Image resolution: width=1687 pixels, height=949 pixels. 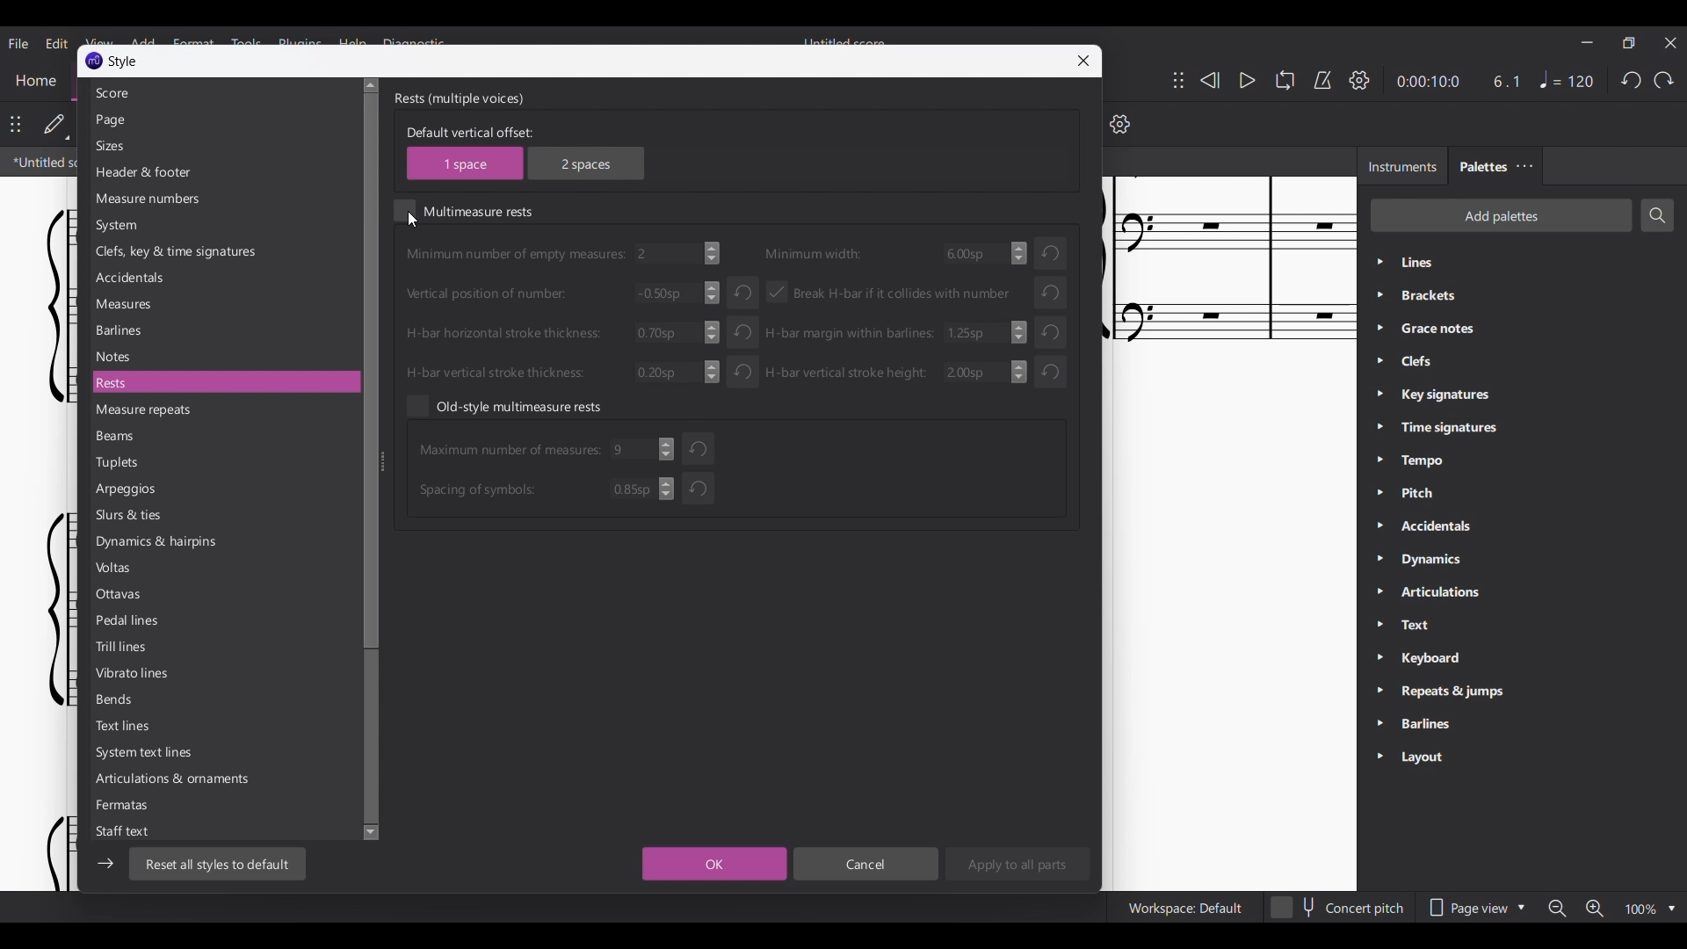 I want to click on Score, so click(x=224, y=92).